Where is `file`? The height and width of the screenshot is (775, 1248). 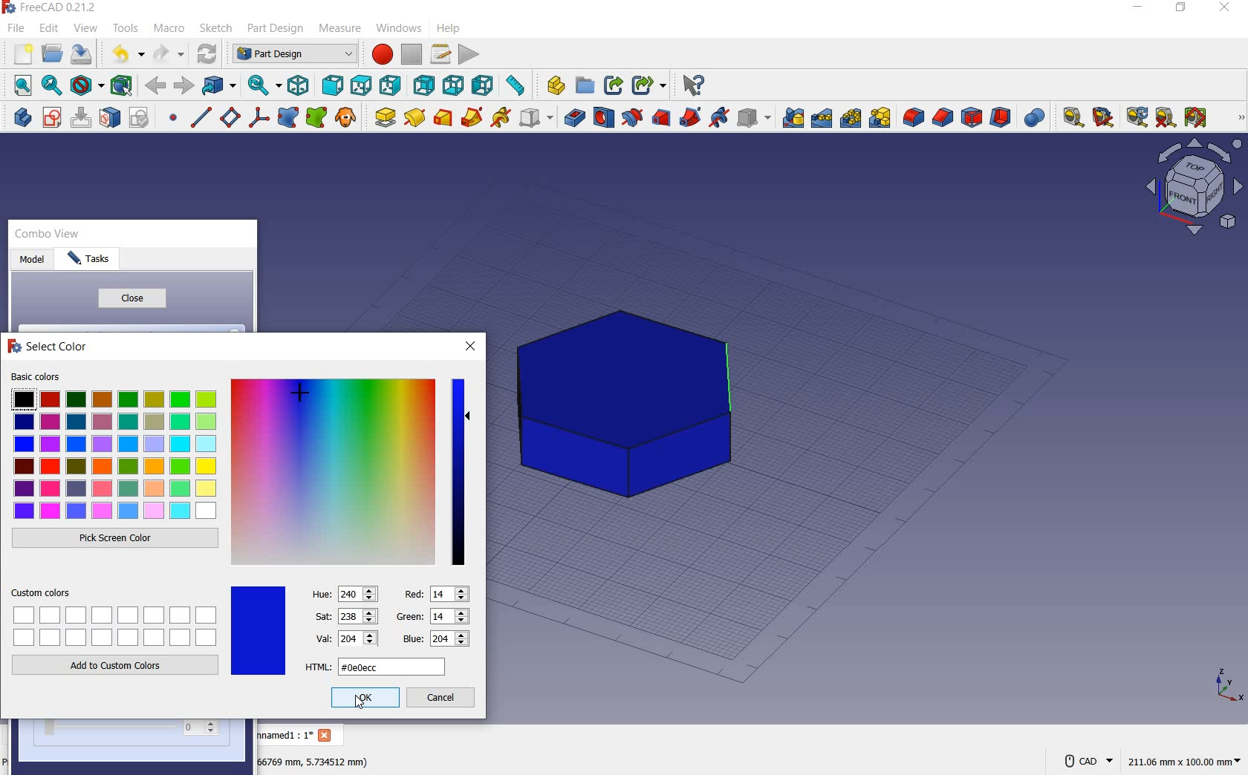 file is located at coordinates (14, 30).